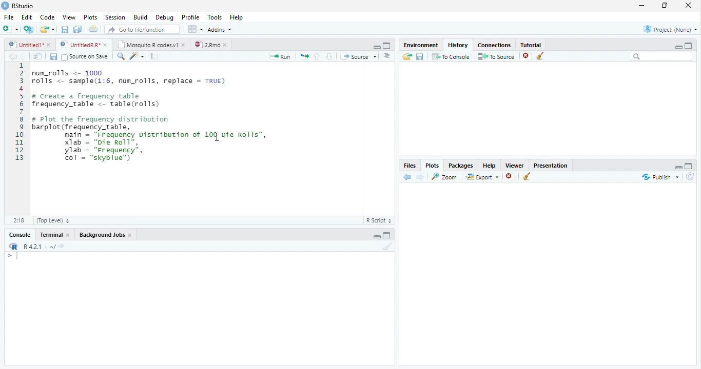  Describe the element at coordinates (85, 57) in the screenshot. I see `Source on Save` at that location.